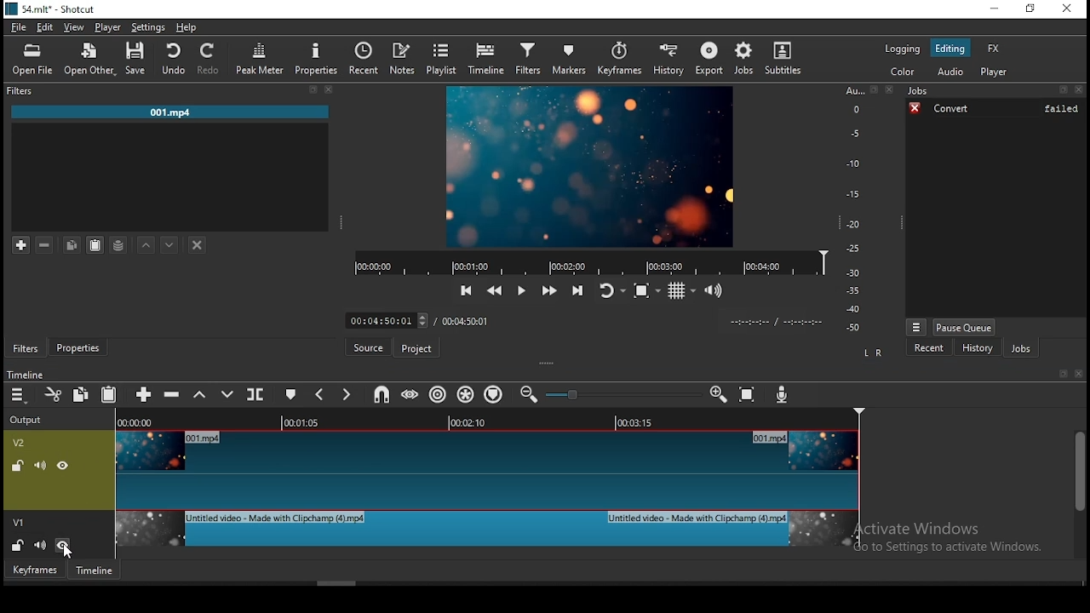  What do you see at coordinates (26, 348) in the screenshot?
I see `filters` at bounding box center [26, 348].